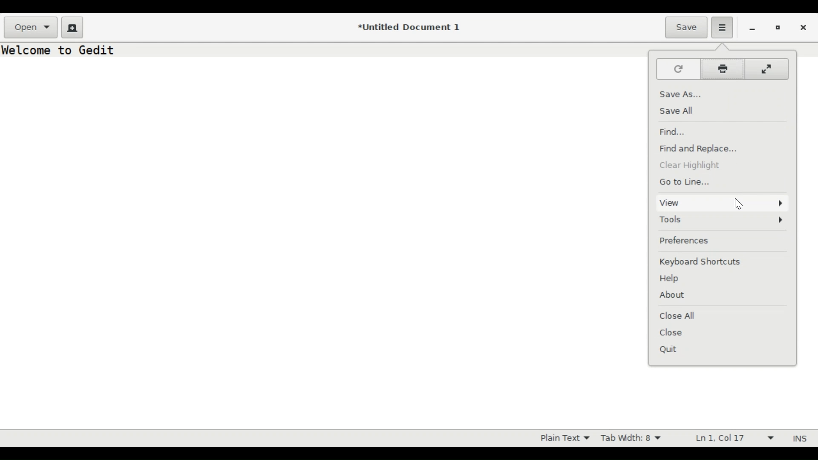 The height and width of the screenshot is (460, 818). Describe the element at coordinates (722, 219) in the screenshot. I see `Tools` at that location.